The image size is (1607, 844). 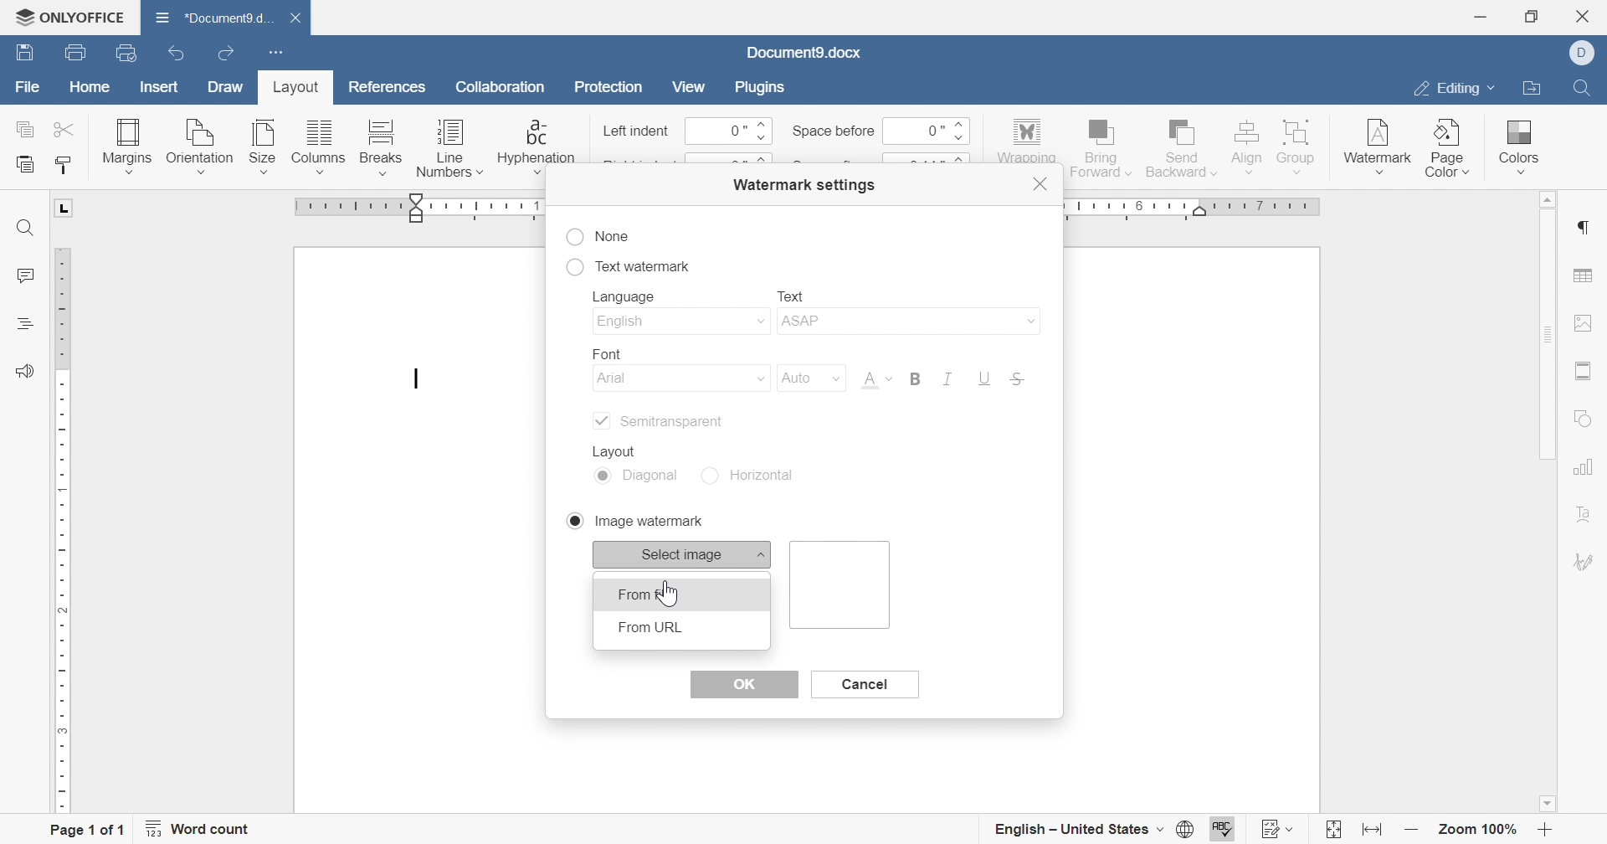 I want to click on document name, so click(x=803, y=53).